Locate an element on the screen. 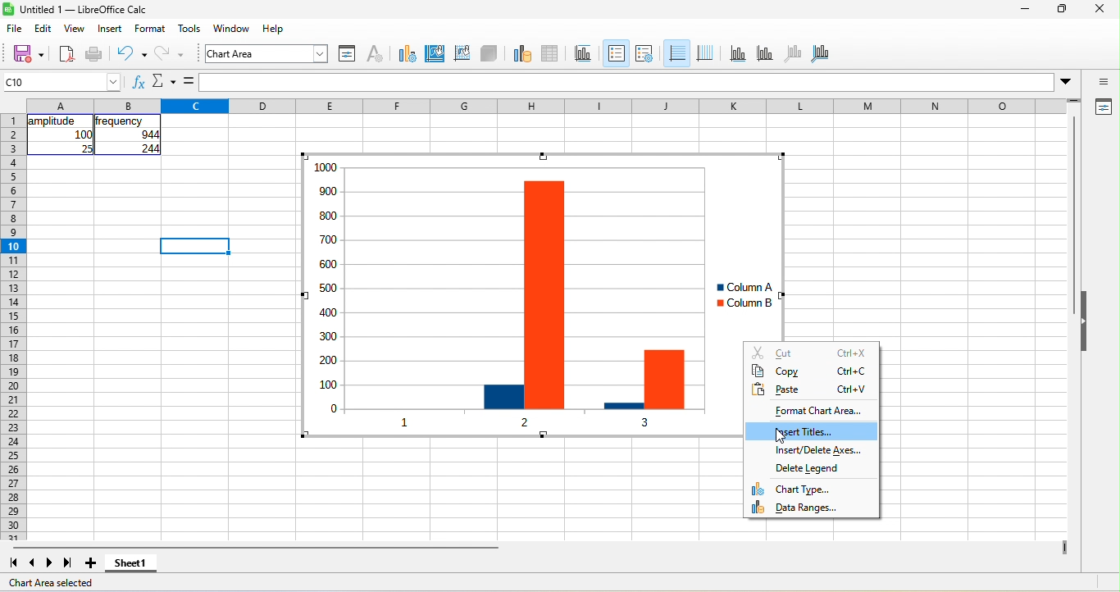 Image resolution: width=1120 pixels, height=592 pixels. view is located at coordinates (75, 28).